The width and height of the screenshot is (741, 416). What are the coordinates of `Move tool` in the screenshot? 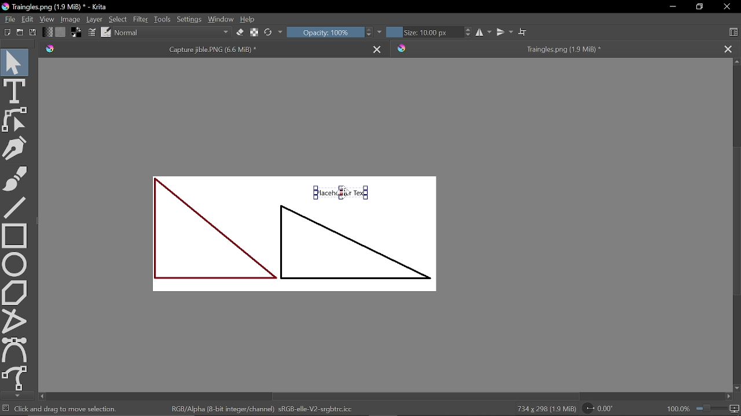 It's located at (14, 60).